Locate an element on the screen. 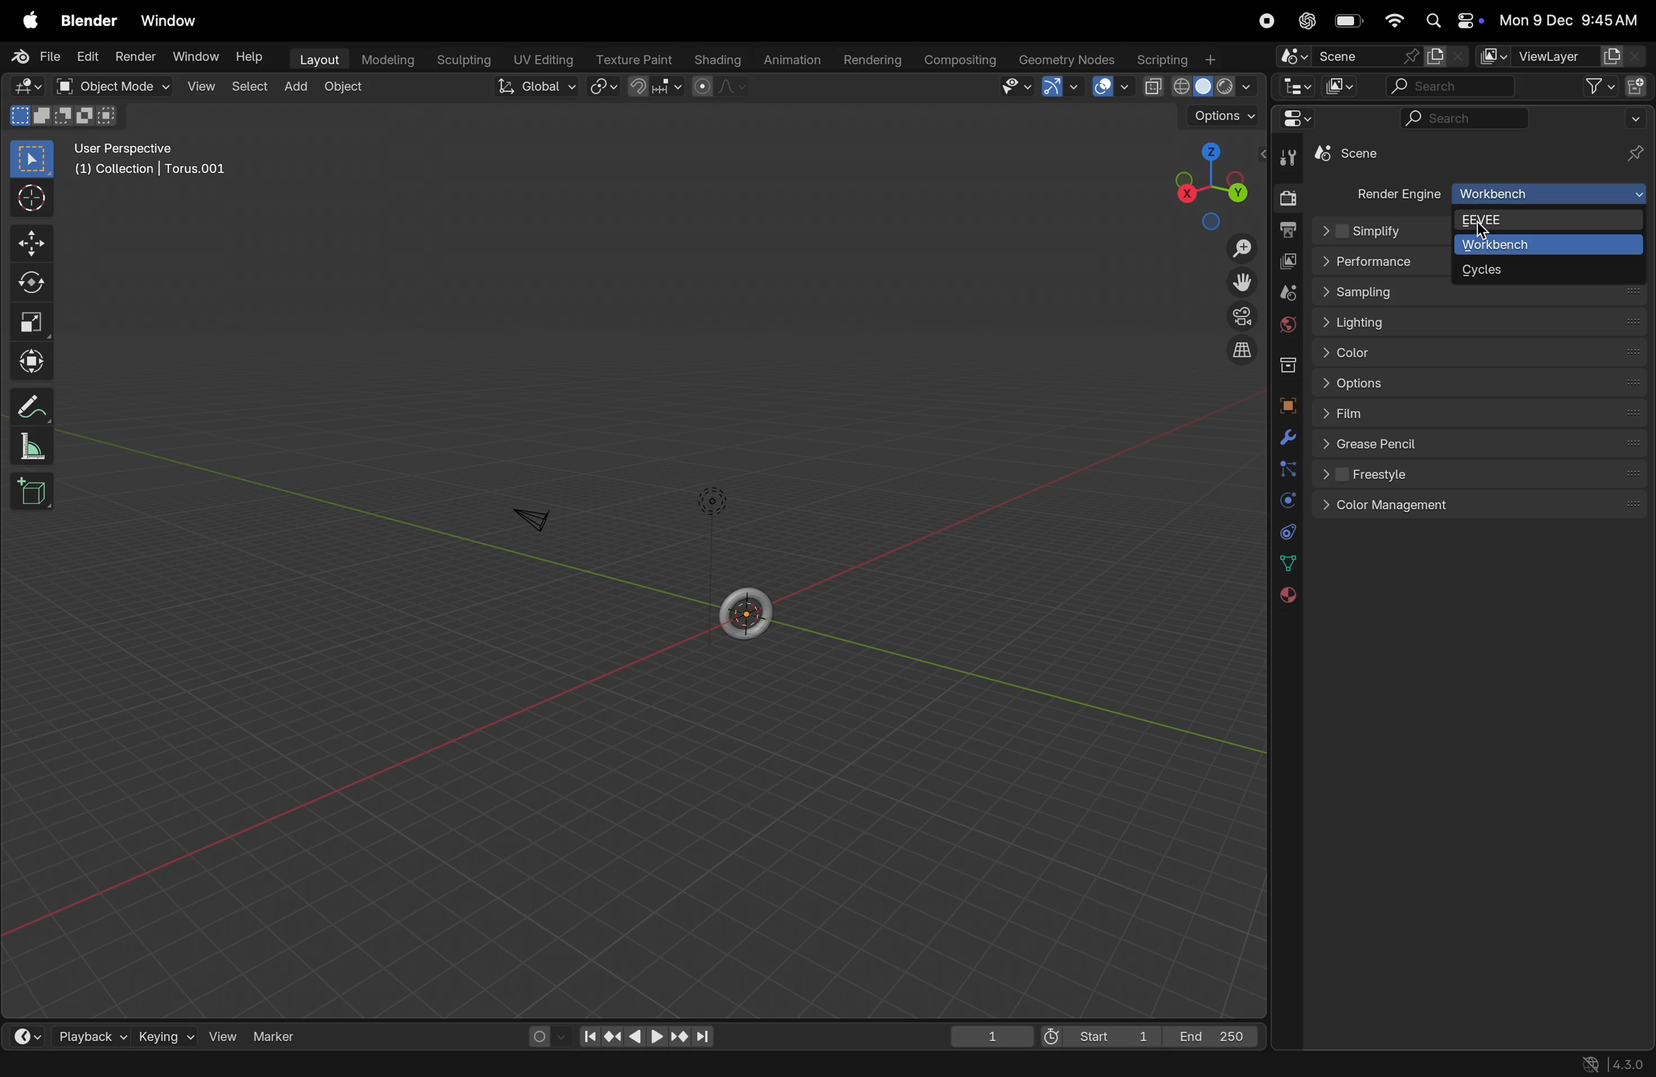 This screenshot has width=1656, height=1077. View is located at coordinates (227, 1035).